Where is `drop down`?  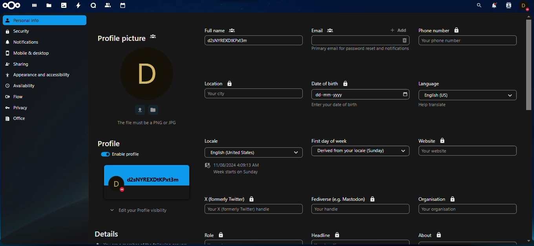
drop down is located at coordinates (404, 151).